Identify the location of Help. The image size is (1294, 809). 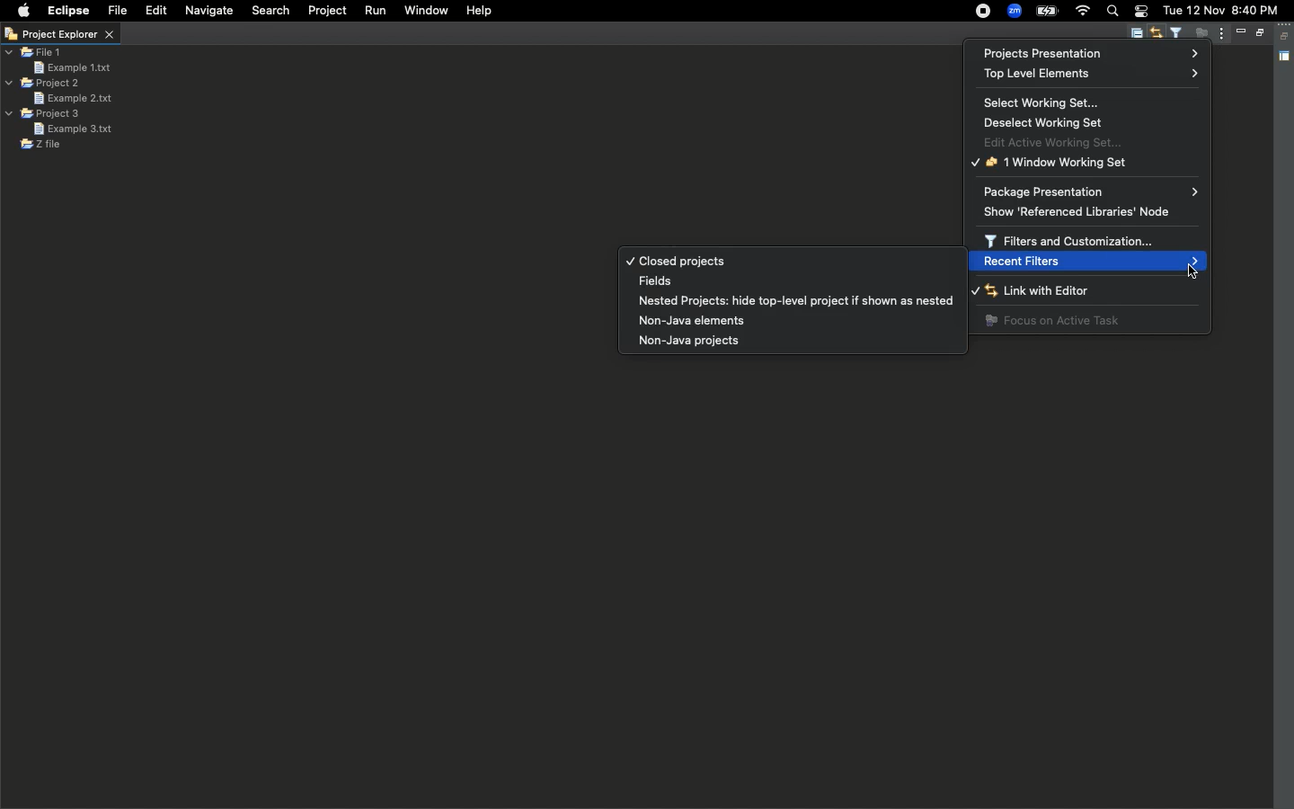
(481, 12).